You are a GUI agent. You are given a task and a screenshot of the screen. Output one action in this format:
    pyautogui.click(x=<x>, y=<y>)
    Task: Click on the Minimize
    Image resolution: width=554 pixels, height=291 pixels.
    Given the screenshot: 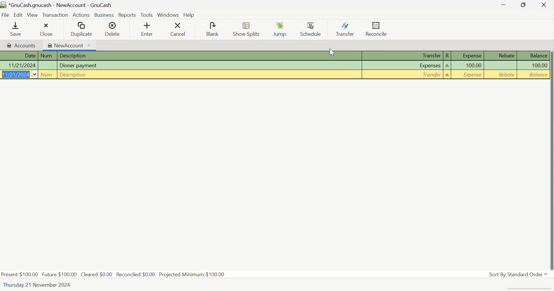 What is the action you would take?
    pyautogui.click(x=504, y=5)
    